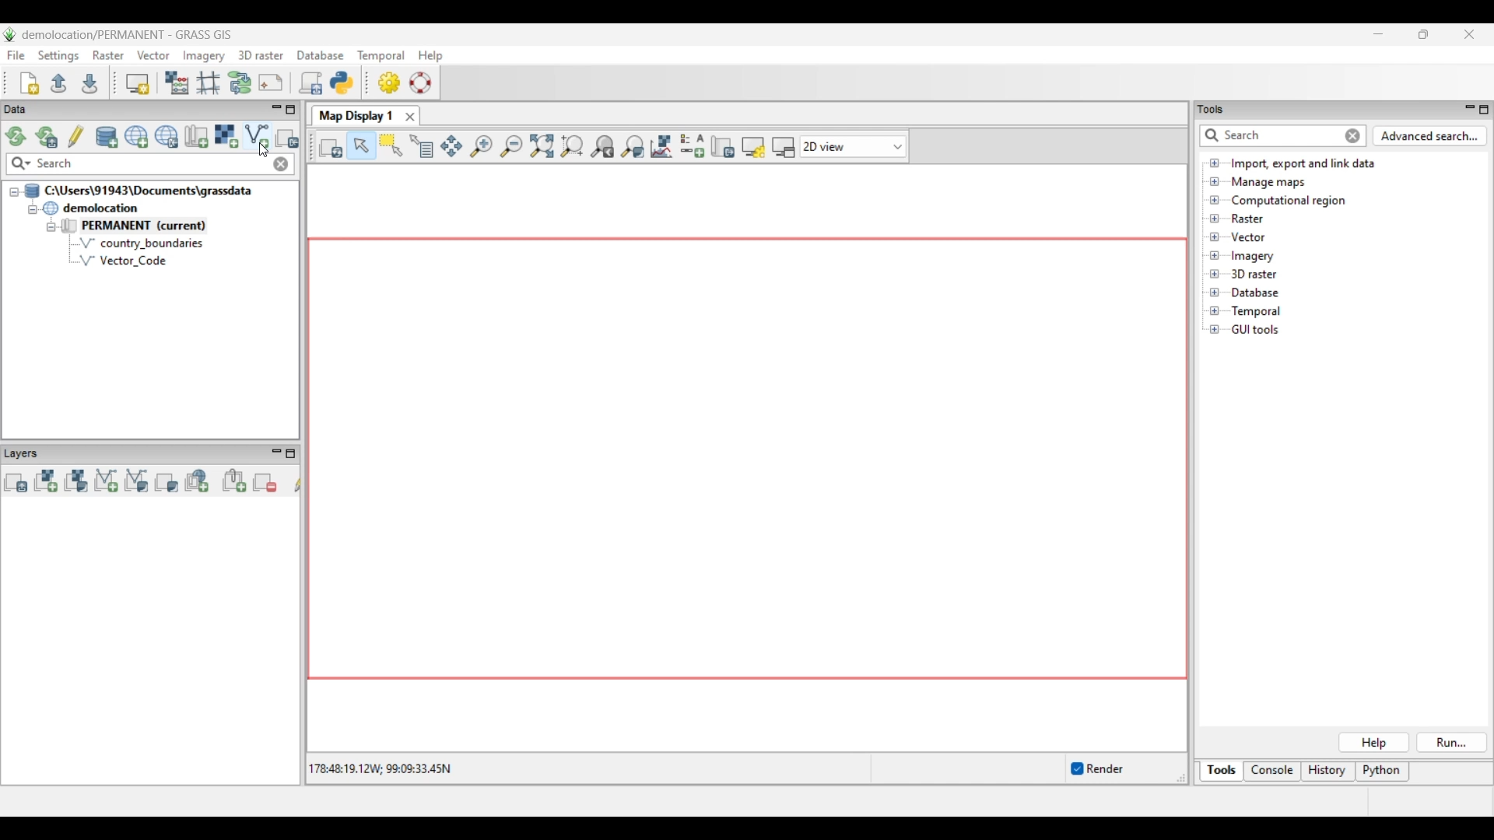  Describe the element at coordinates (225, 136) in the screenshot. I see `Import raster data` at that location.